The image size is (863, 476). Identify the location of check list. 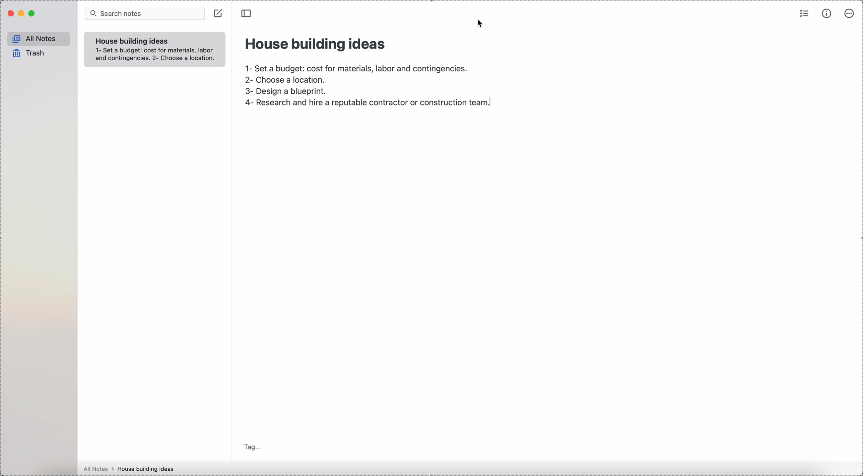
(803, 14).